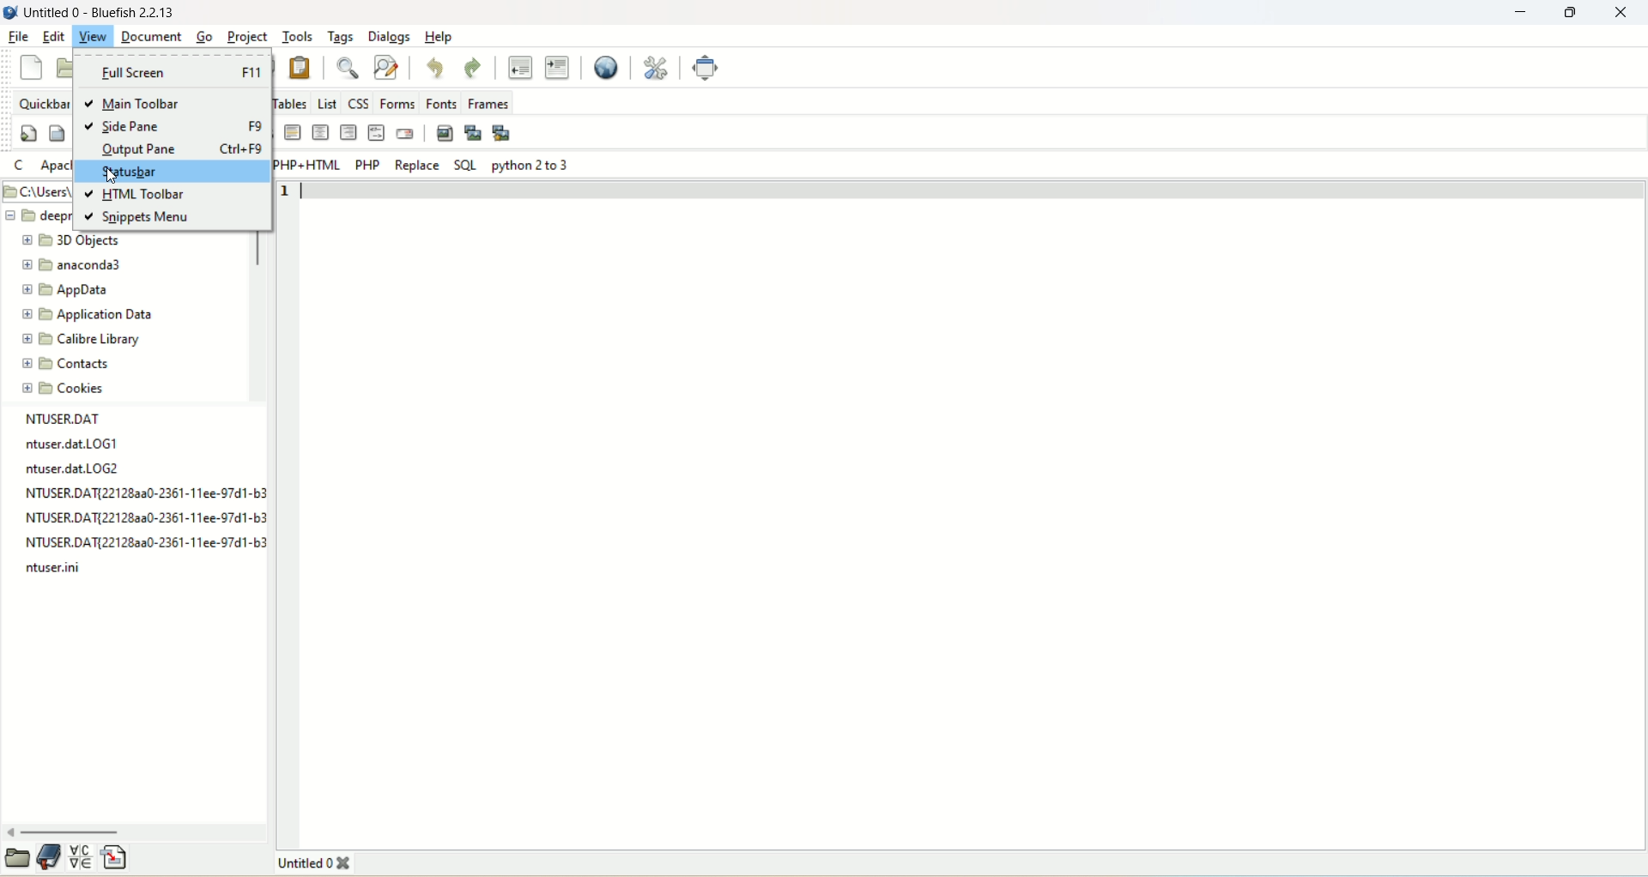 The width and height of the screenshot is (1648, 877). Describe the element at coordinates (490, 103) in the screenshot. I see `frames` at that location.